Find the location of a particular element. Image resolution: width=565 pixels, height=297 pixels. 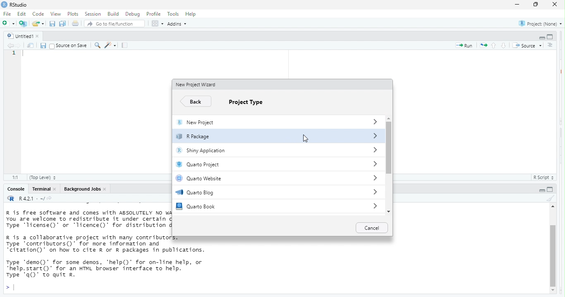

terminal is located at coordinates (41, 189).